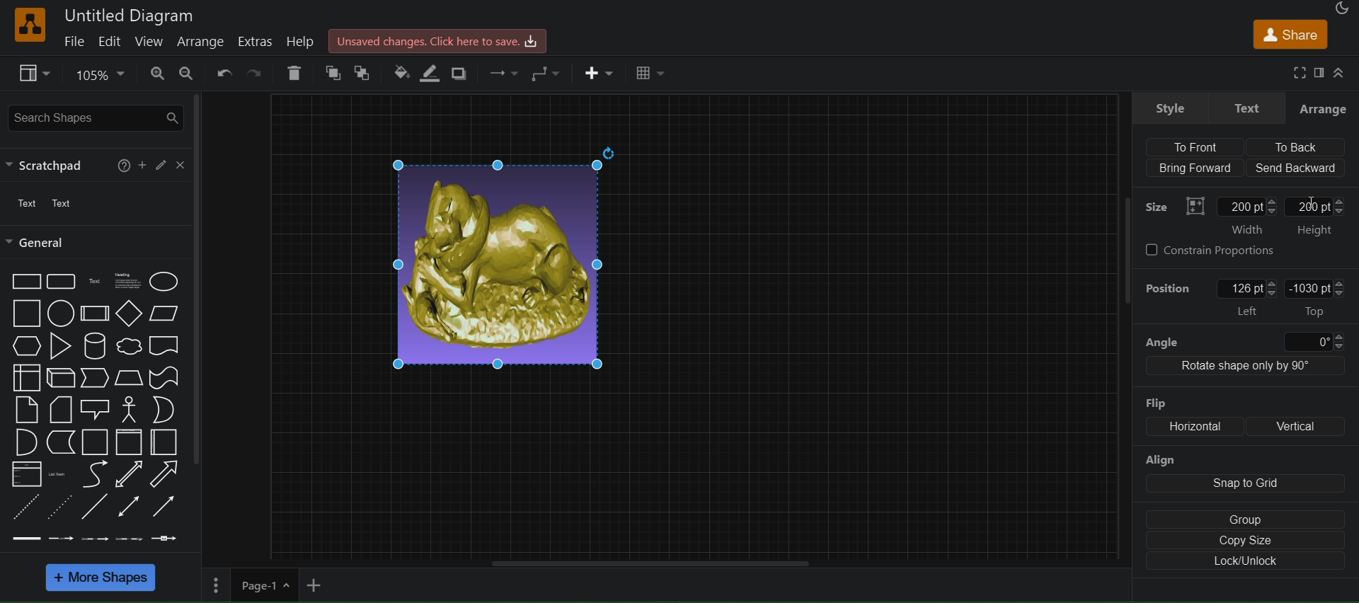  What do you see at coordinates (1195, 168) in the screenshot?
I see `Bring Forward (align)` at bounding box center [1195, 168].